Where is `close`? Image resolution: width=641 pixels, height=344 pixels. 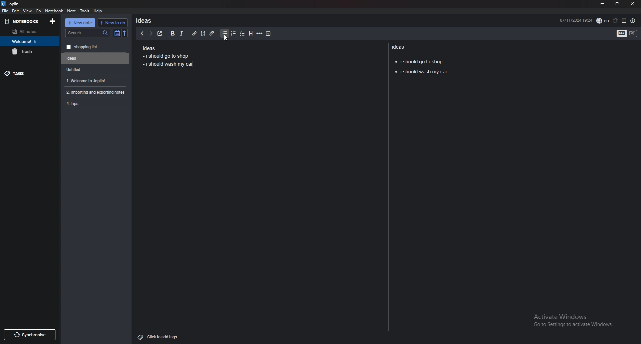
close is located at coordinates (632, 4).